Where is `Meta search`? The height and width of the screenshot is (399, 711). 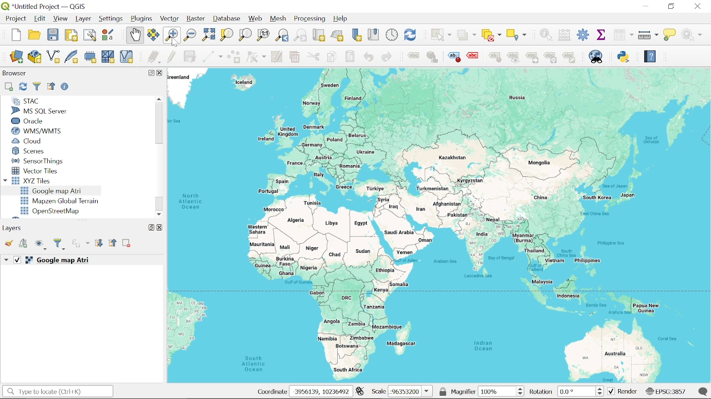
Meta search is located at coordinates (596, 57).